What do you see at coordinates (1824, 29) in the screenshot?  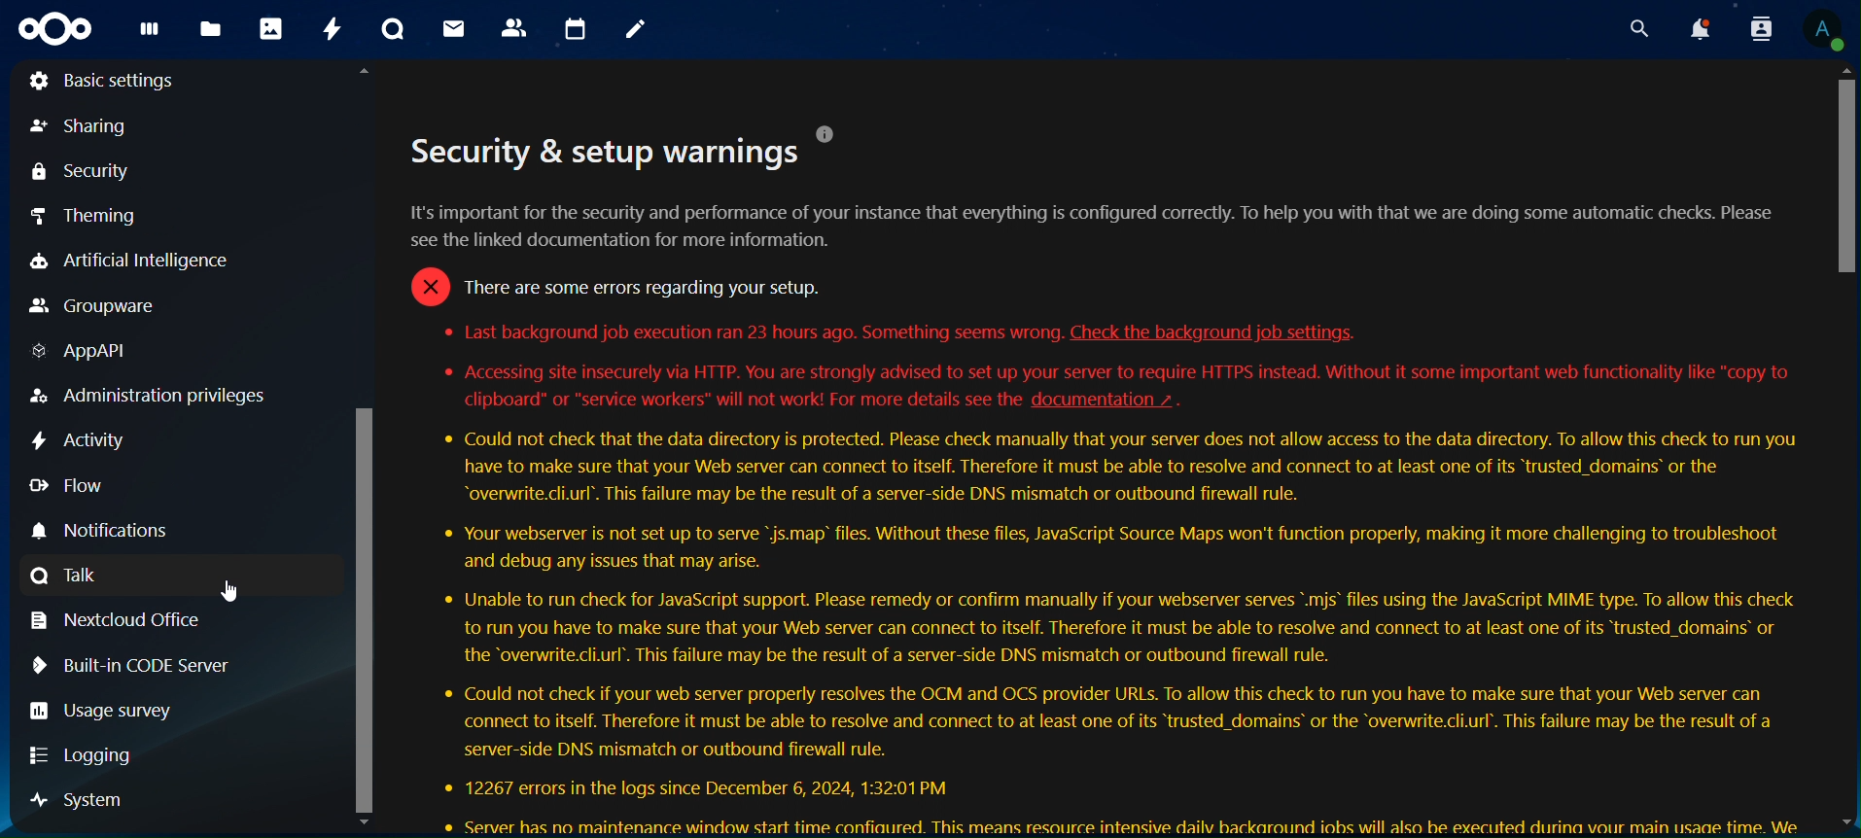 I see `View Profile` at bounding box center [1824, 29].